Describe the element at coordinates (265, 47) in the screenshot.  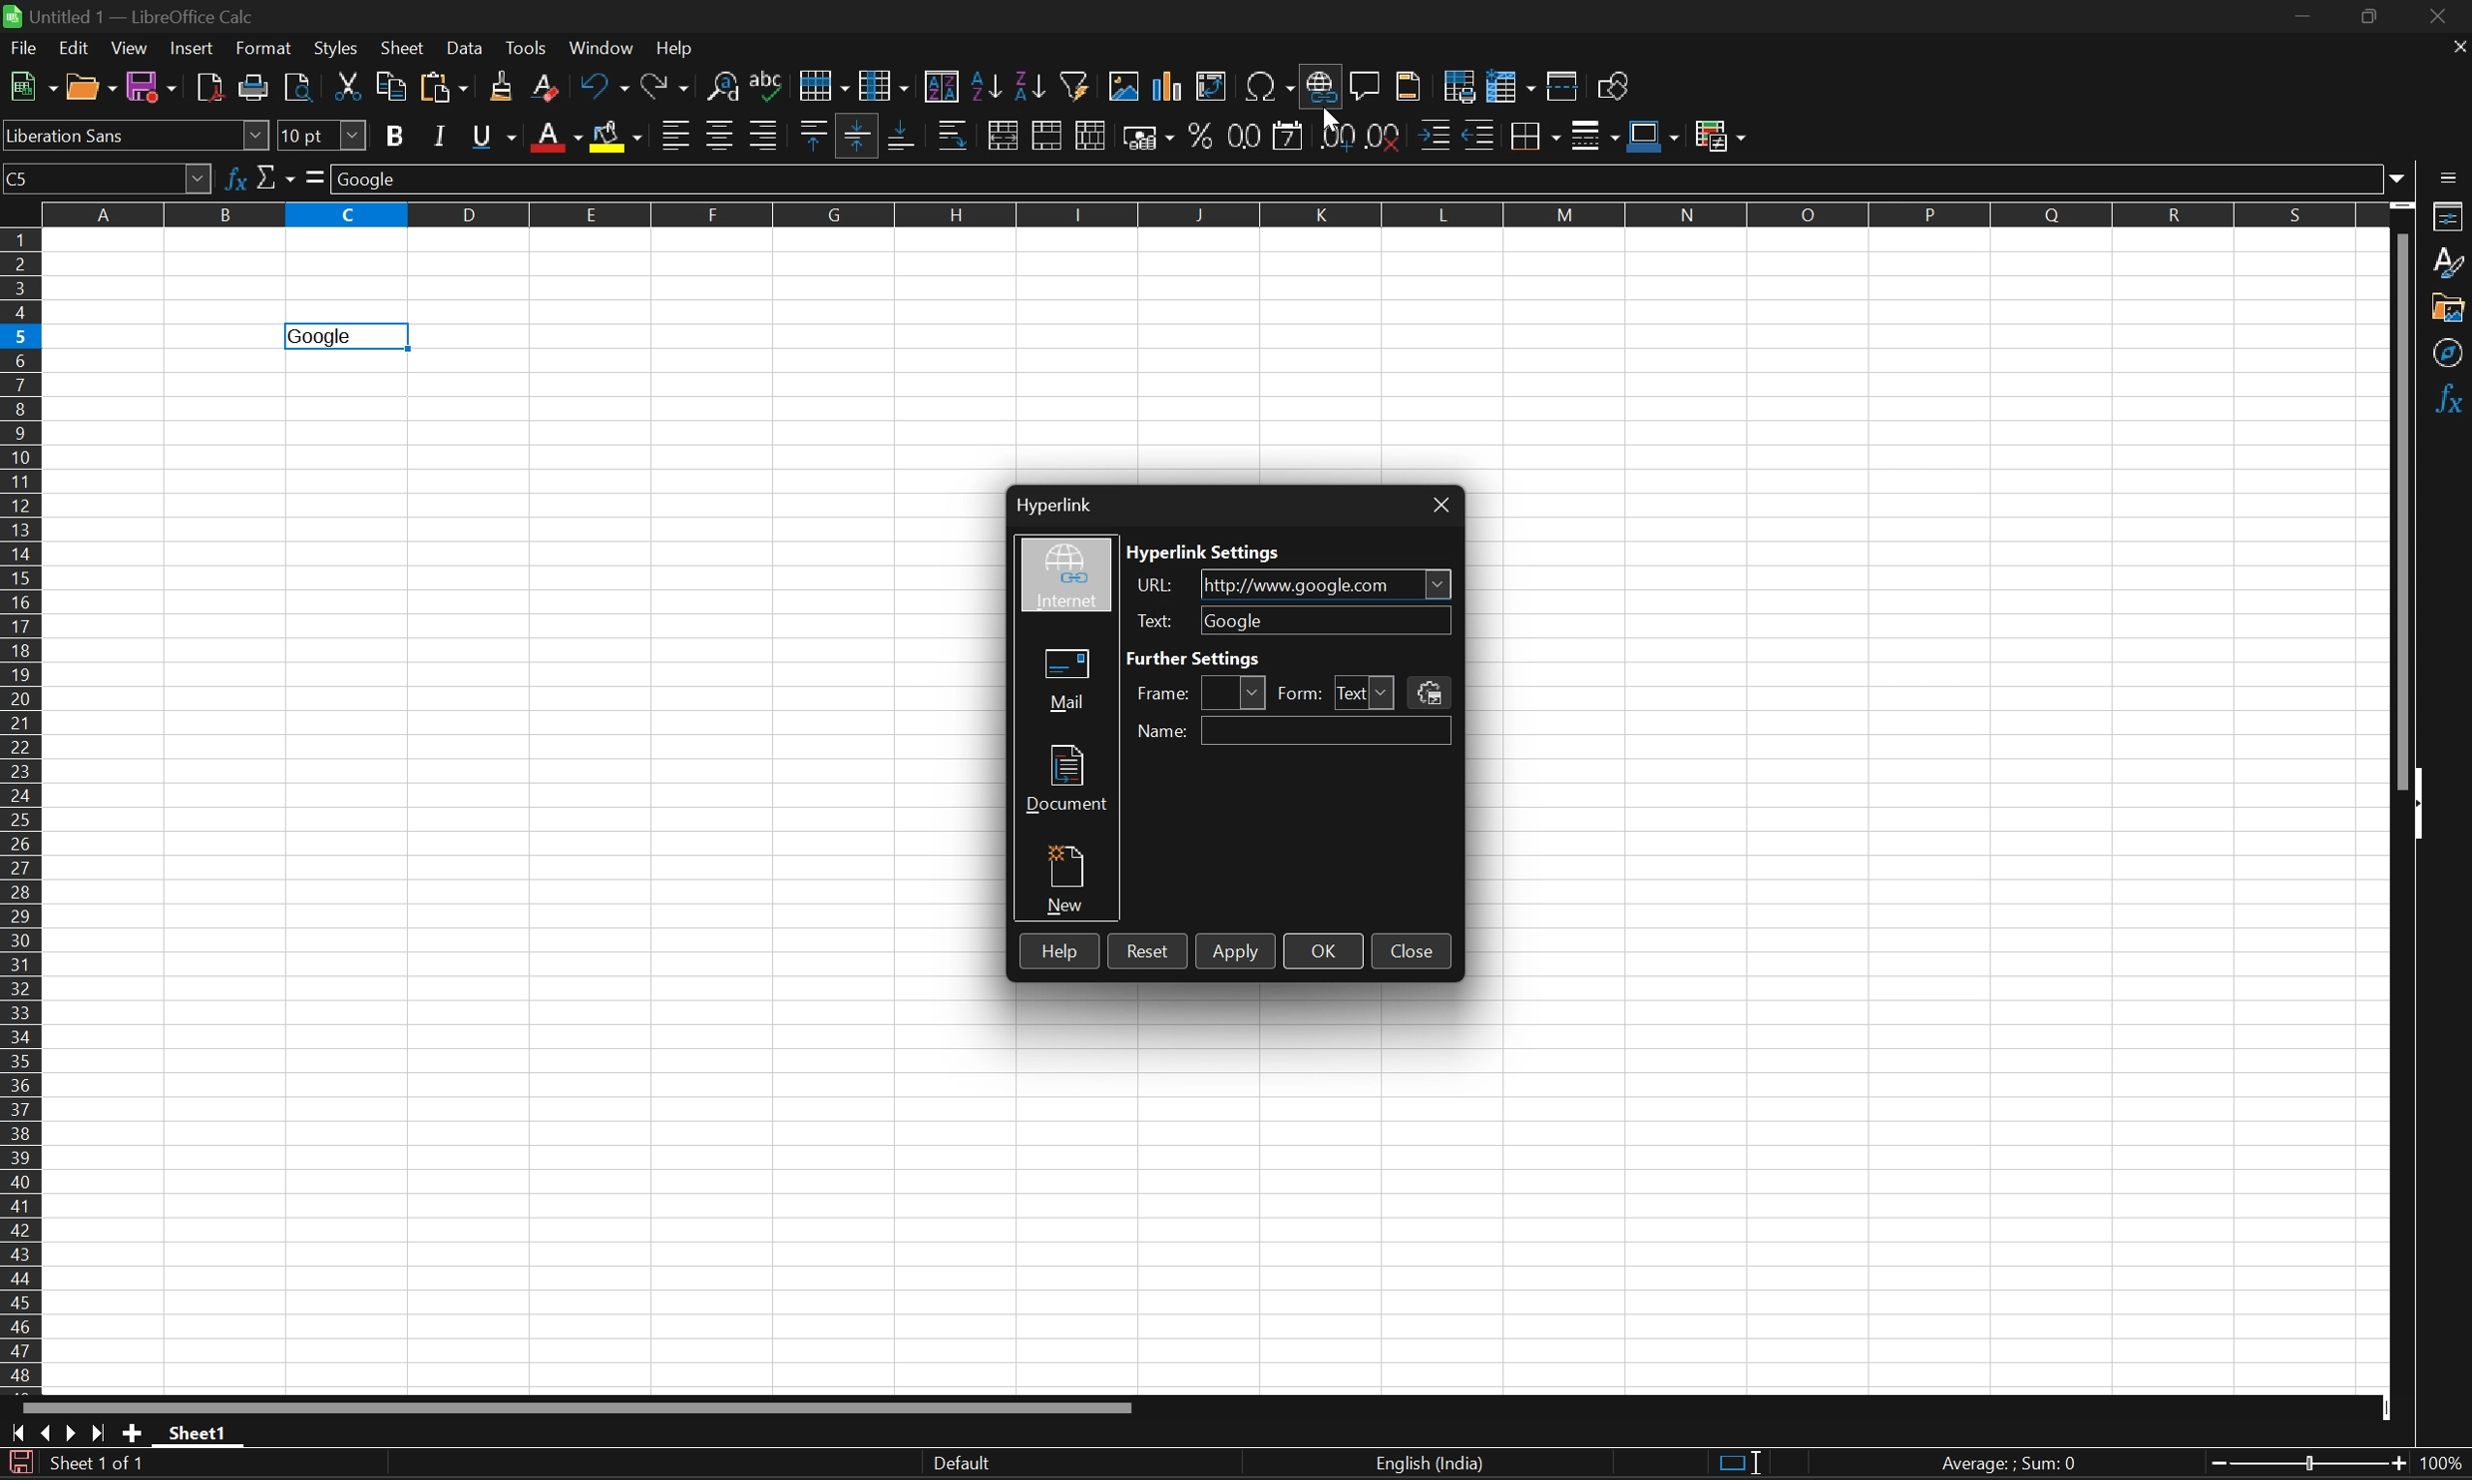
I see `Format` at that location.